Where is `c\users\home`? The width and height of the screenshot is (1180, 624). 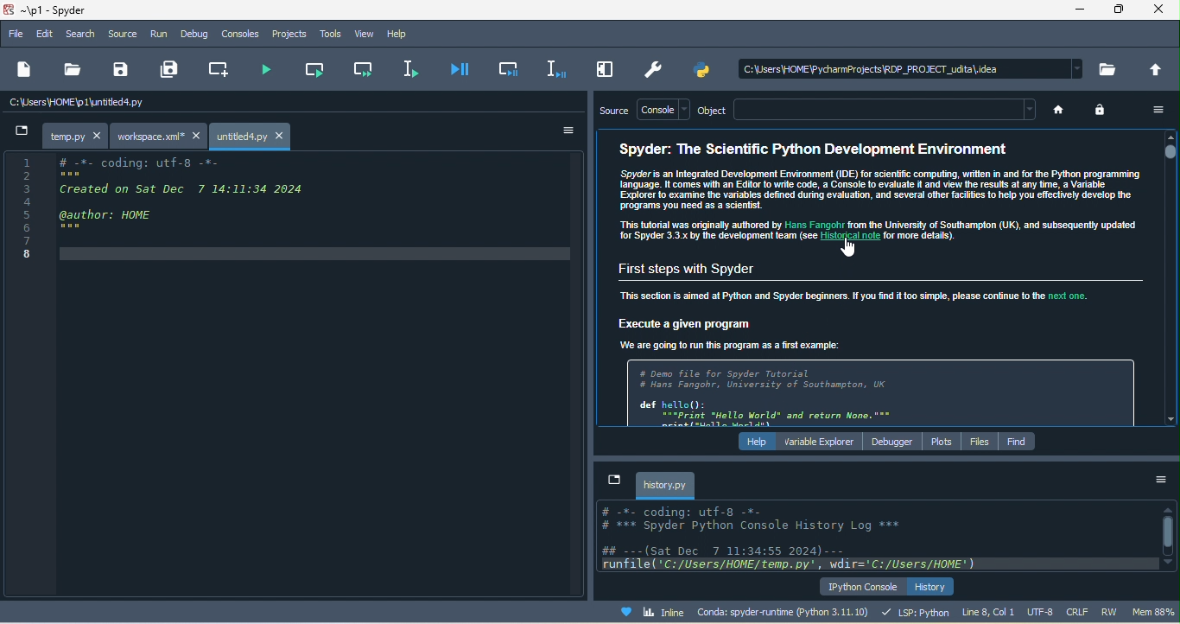
c\users\home is located at coordinates (174, 103).